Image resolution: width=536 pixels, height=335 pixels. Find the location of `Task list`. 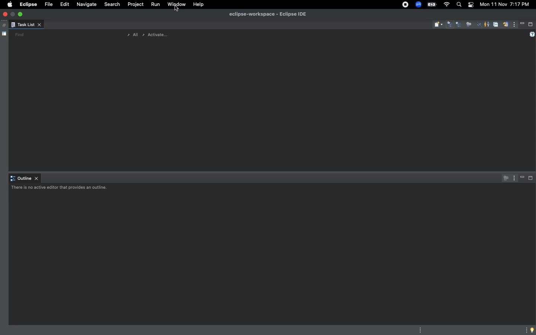

Task list is located at coordinates (26, 25).